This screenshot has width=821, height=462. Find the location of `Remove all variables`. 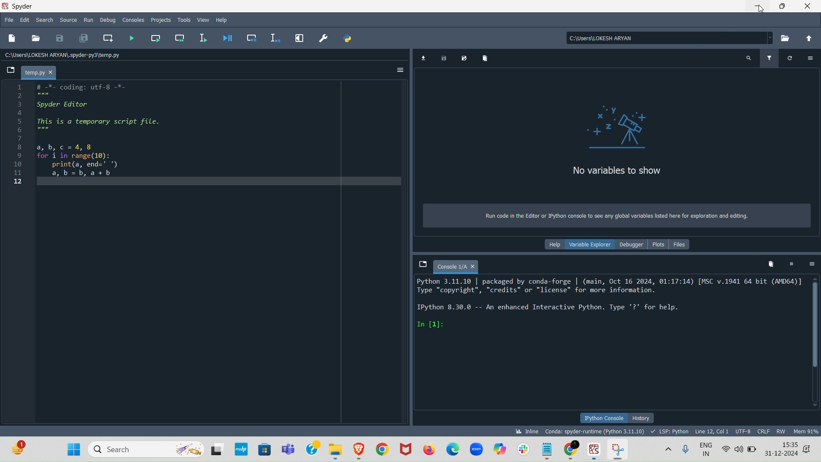

Remove all variables is located at coordinates (484, 58).